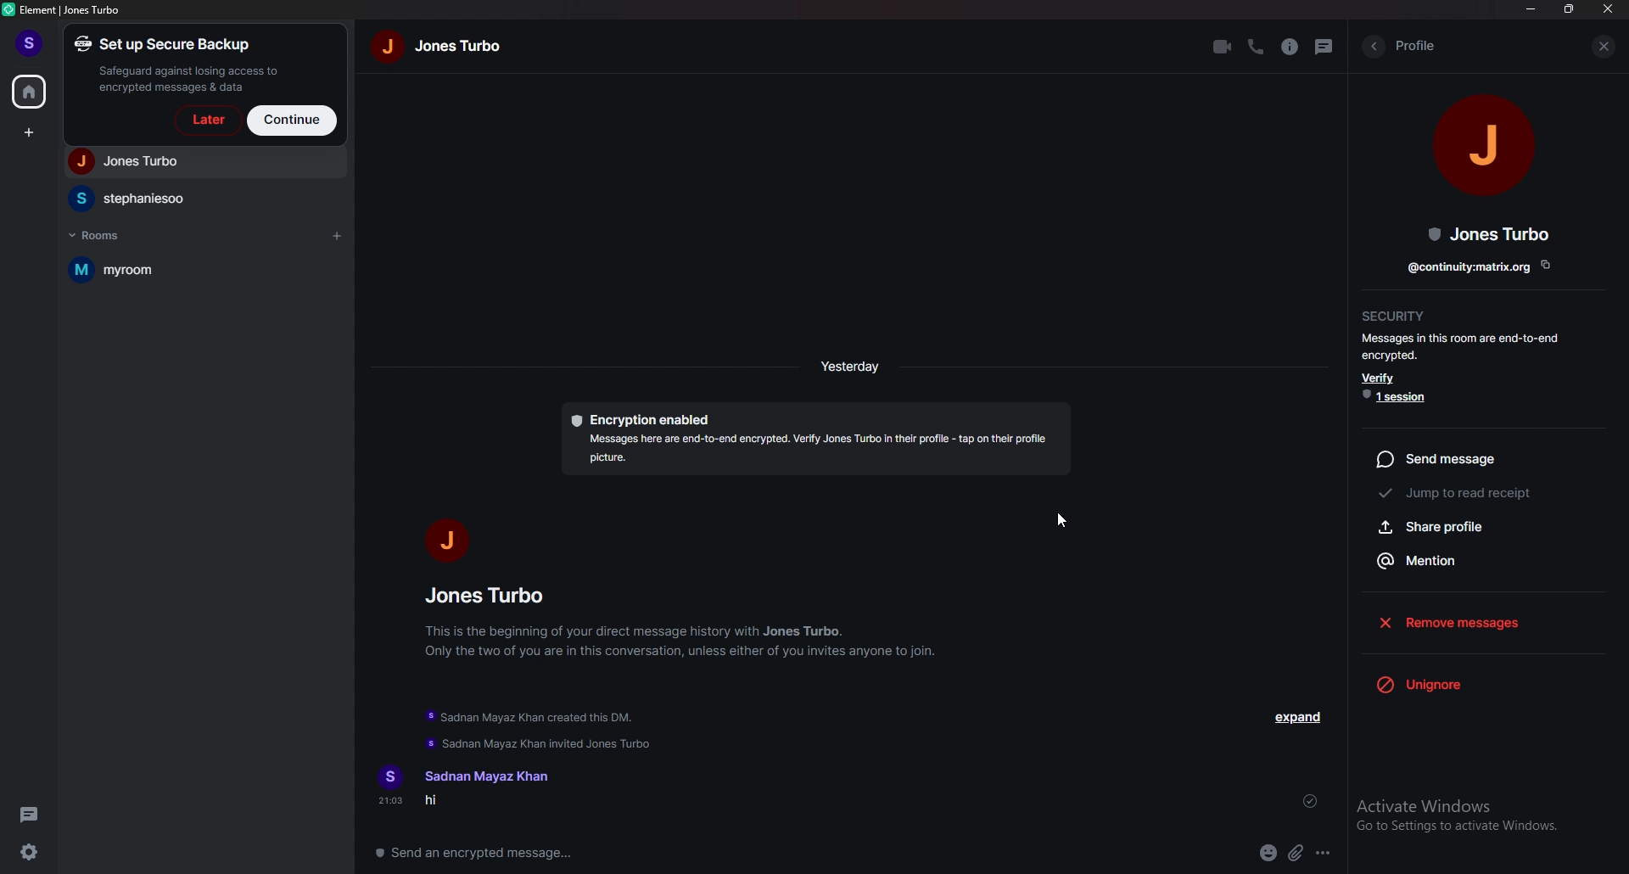 The image size is (1629, 874). I want to click on remove messages, so click(1484, 621).